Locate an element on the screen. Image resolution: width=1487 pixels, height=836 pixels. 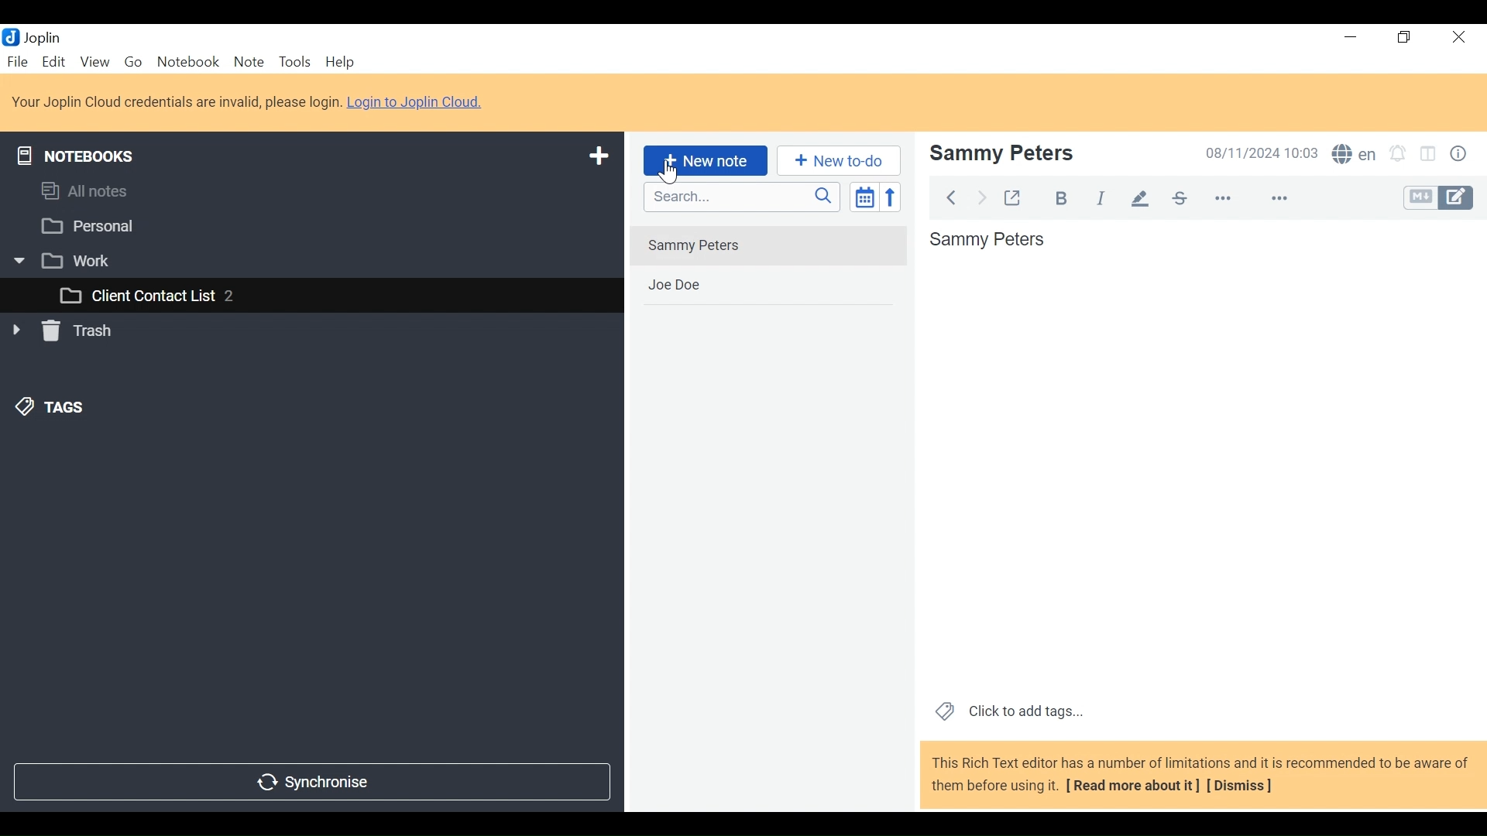
Toggle sort order field is located at coordinates (864, 196).